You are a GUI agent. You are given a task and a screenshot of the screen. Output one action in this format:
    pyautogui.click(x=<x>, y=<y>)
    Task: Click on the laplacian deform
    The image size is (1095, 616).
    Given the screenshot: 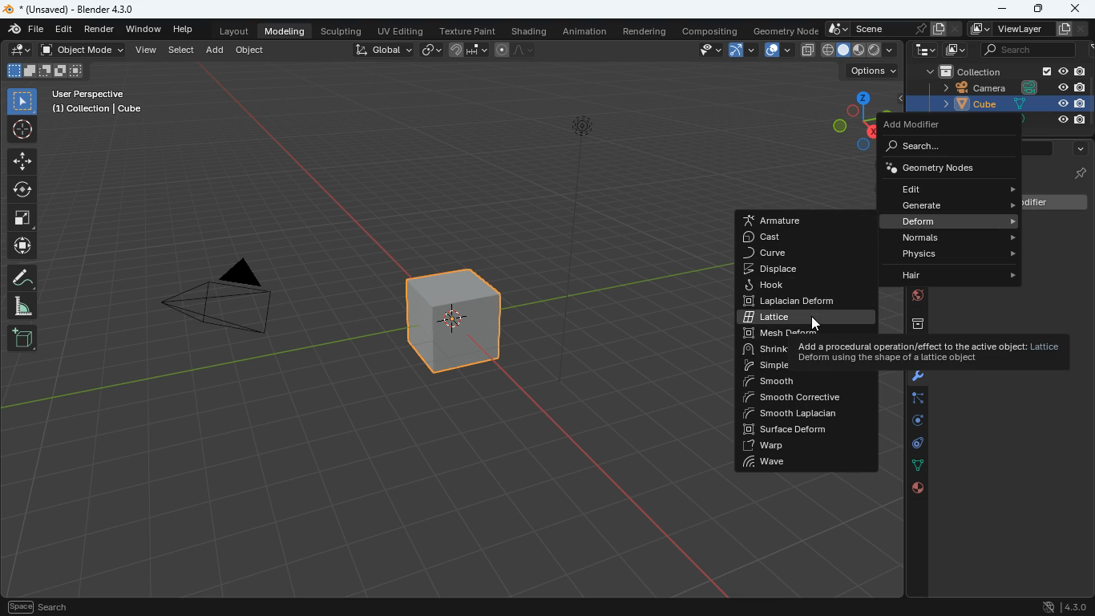 What is the action you would take?
    pyautogui.click(x=804, y=302)
    